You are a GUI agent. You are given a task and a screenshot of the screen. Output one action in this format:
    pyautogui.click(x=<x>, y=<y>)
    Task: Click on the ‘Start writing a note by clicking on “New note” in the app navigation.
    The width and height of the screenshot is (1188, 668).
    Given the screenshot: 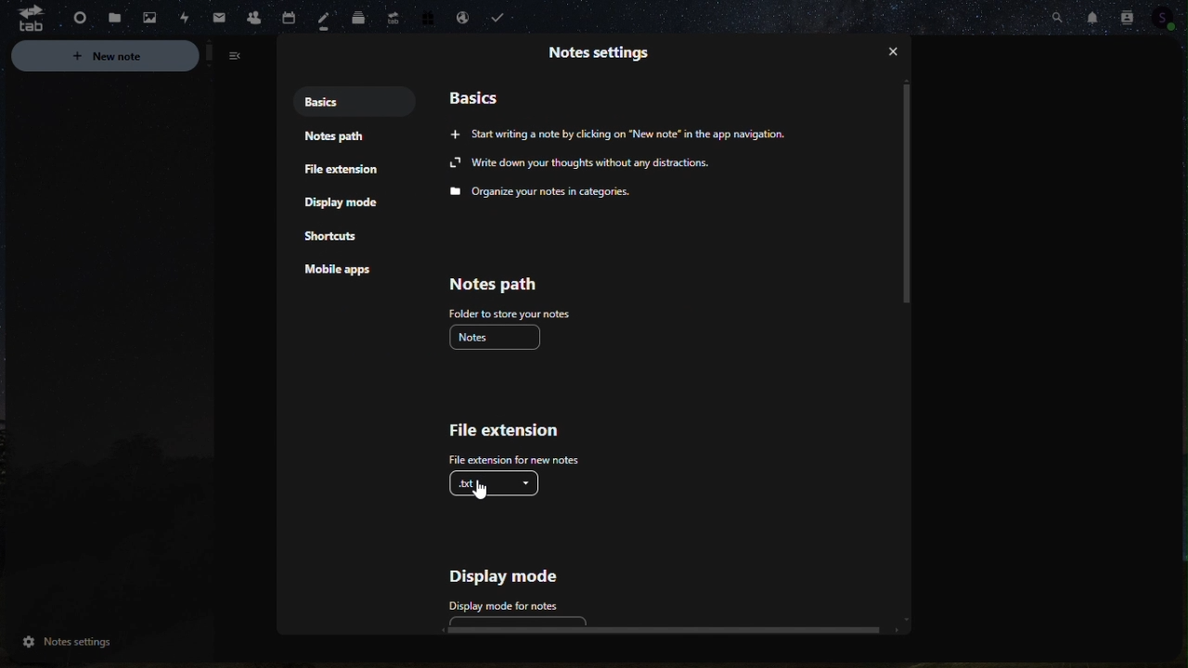 What is the action you would take?
    pyautogui.click(x=617, y=133)
    